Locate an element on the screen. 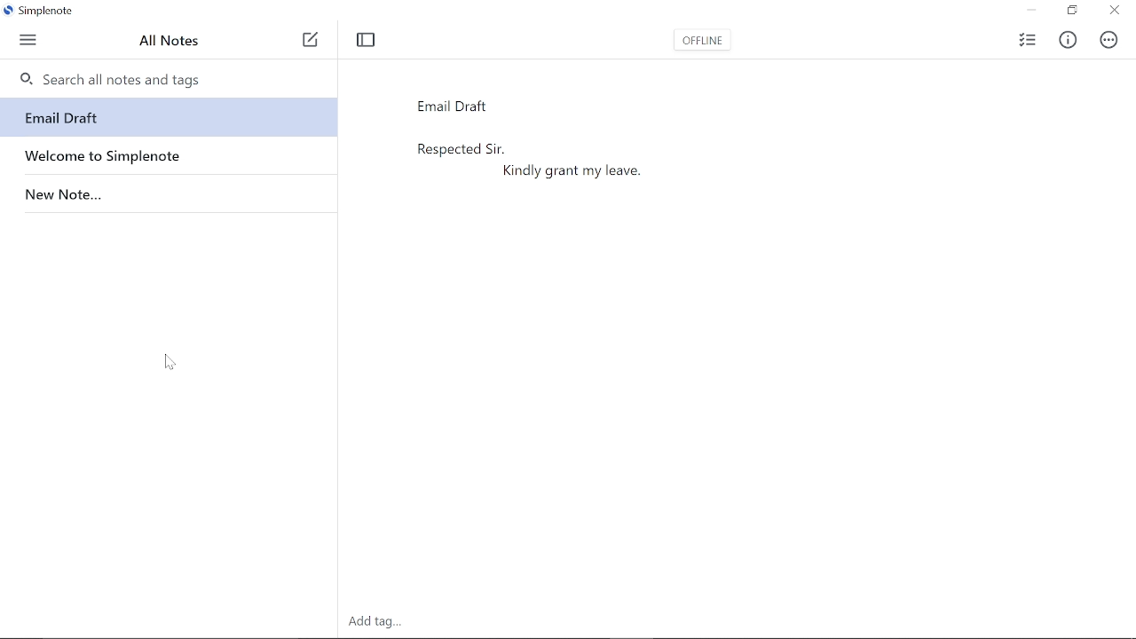 Image resolution: width=1136 pixels, height=639 pixels. Toggle focus mode is located at coordinates (367, 40).